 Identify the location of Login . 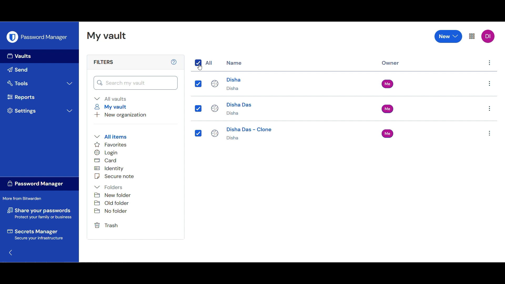
(110, 153).